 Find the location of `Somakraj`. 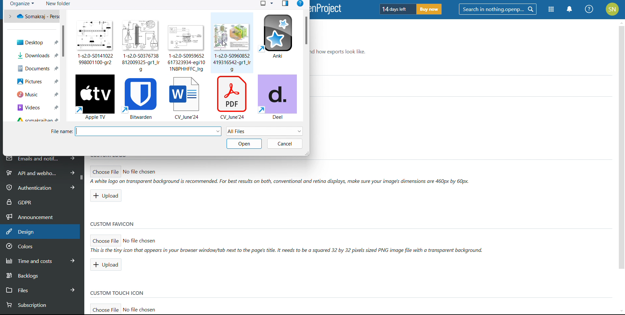

Somakraj is located at coordinates (33, 17).